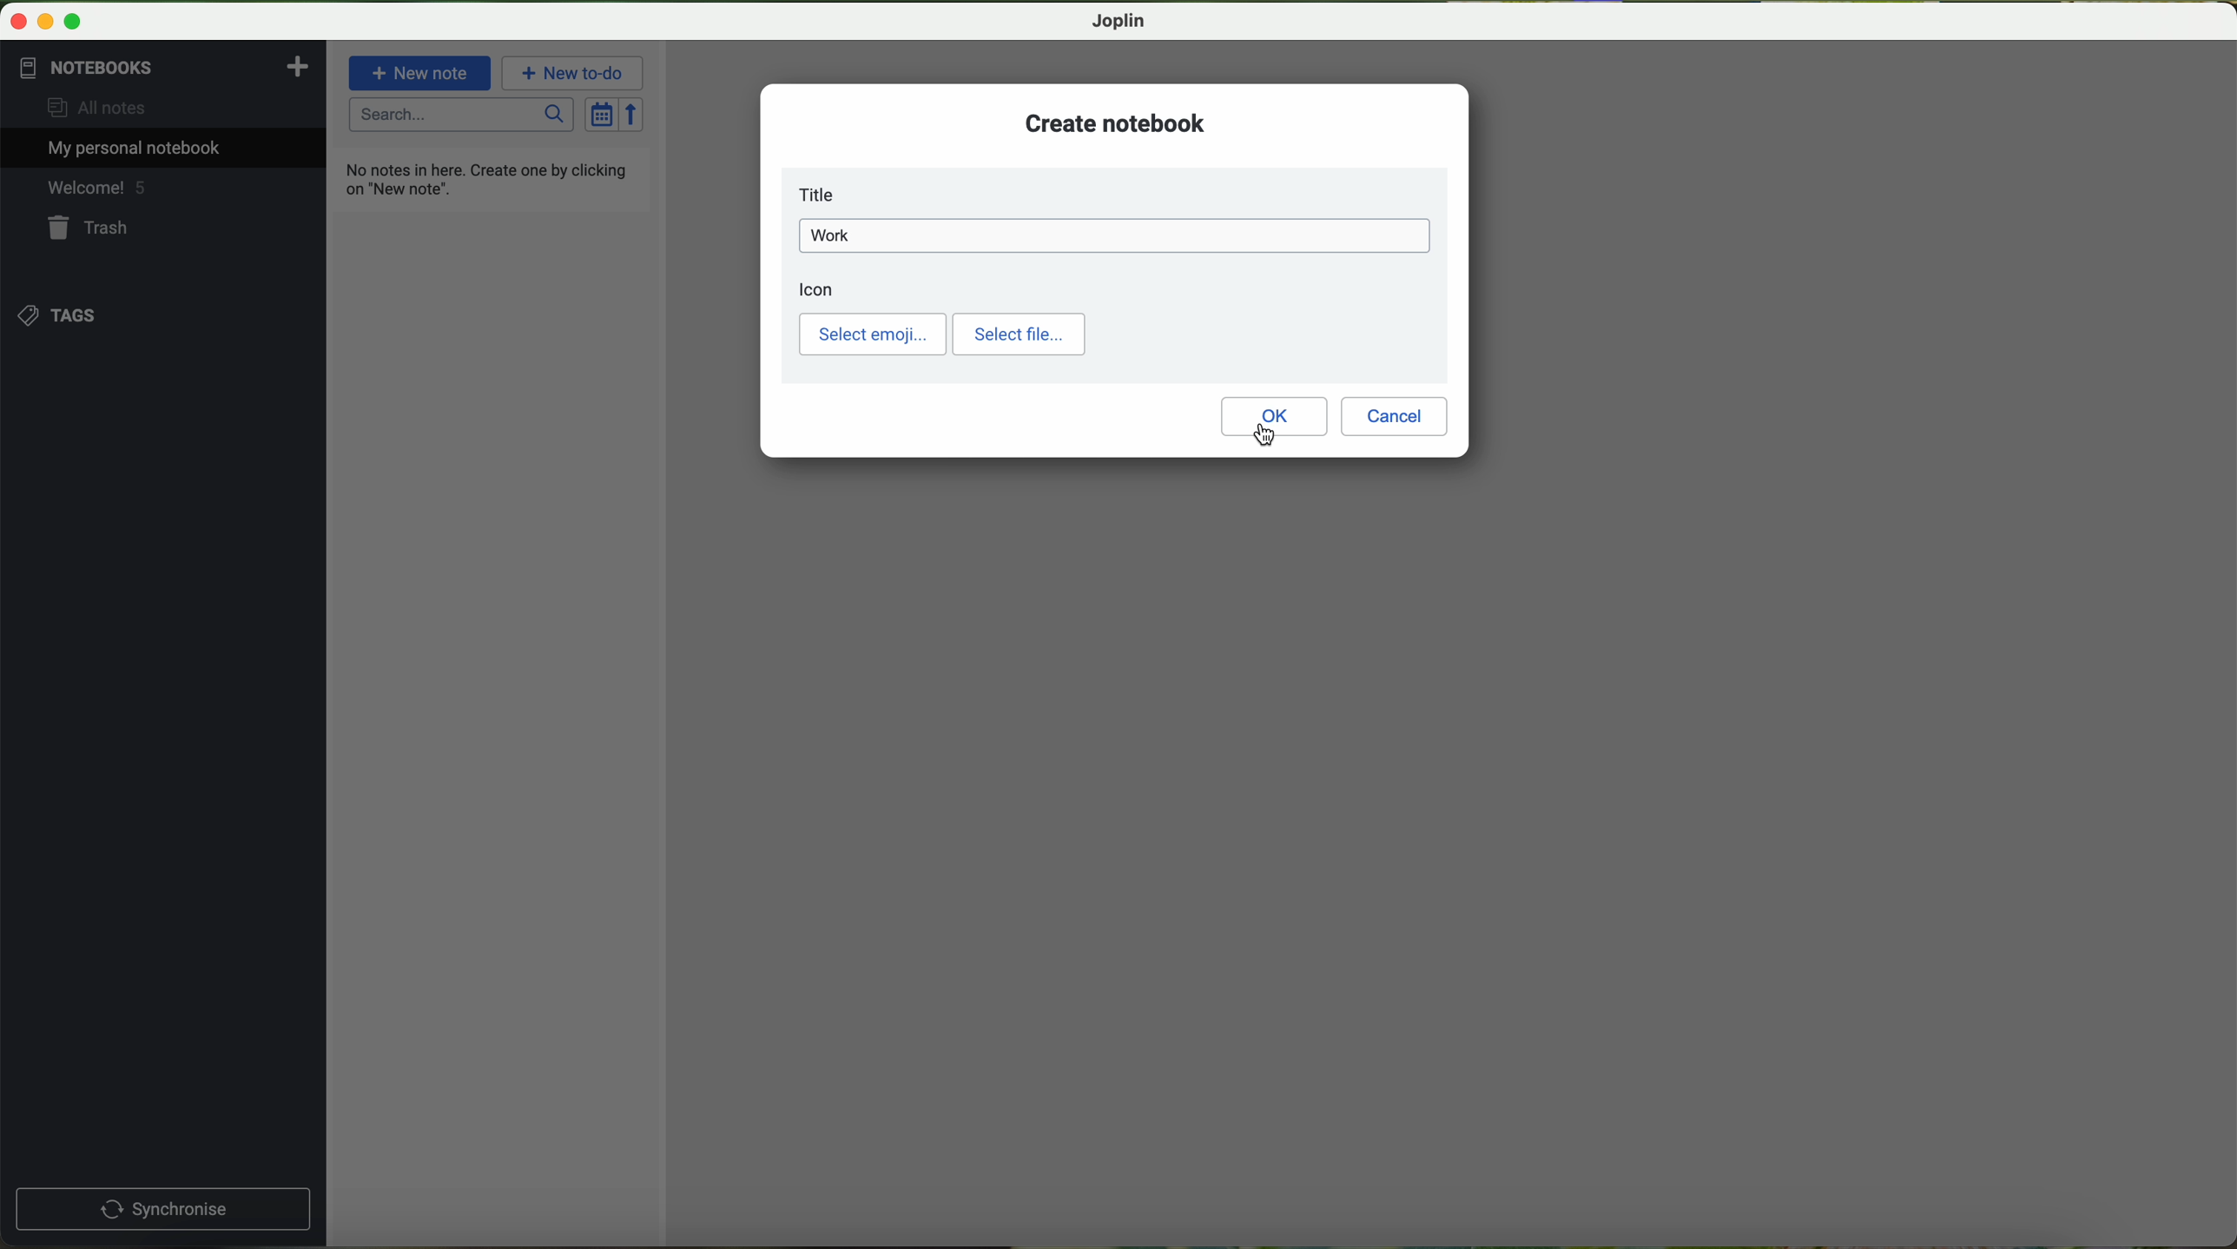 Image resolution: width=2237 pixels, height=1249 pixels. I want to click on pointer on the notebooks button, so click(115, 68).